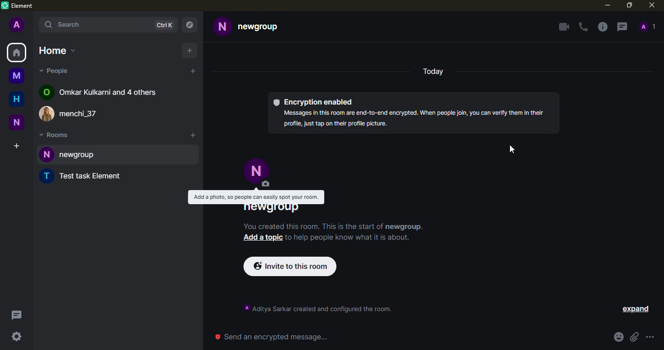 The height and width of the screenshot is (350, 664). I want to click on myspace, so click(17, 75).